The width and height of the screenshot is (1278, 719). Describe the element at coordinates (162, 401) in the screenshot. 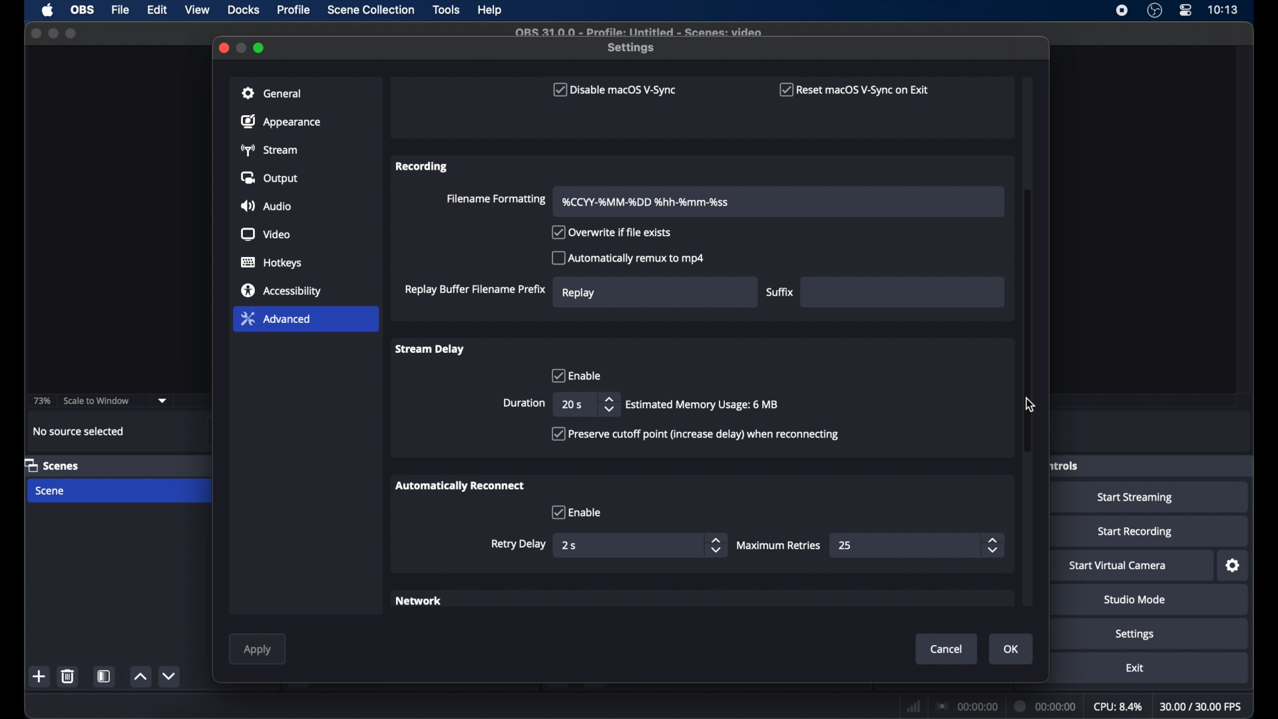

I see `dropdown` at that location.